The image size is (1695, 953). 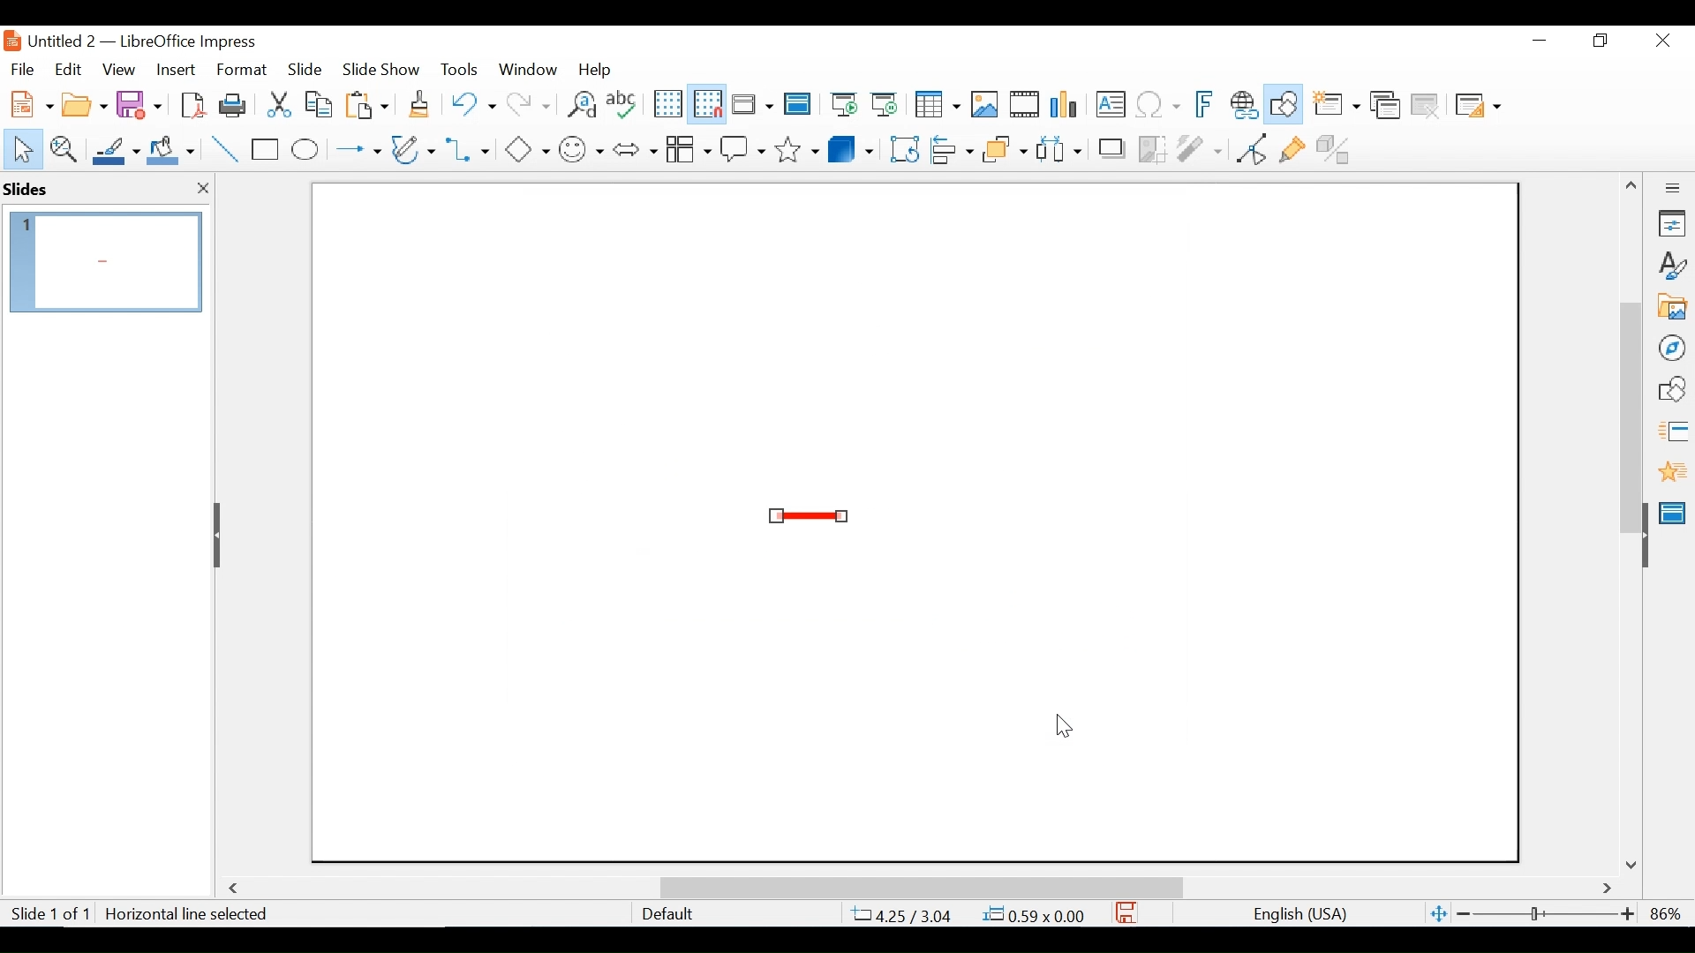 What do you see at coordinates (200, 190) in the screenshot?
I see `close` at bounding box center [200, 190].